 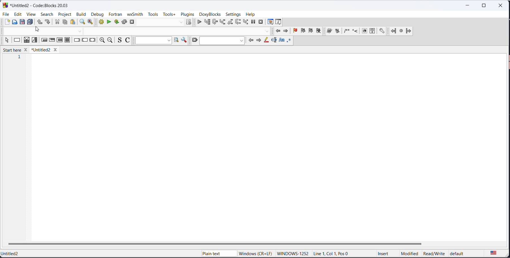 What do you see at coordinates (393, 32) in the screenshot?
I see `jump back` at bounding box center [393, 32].